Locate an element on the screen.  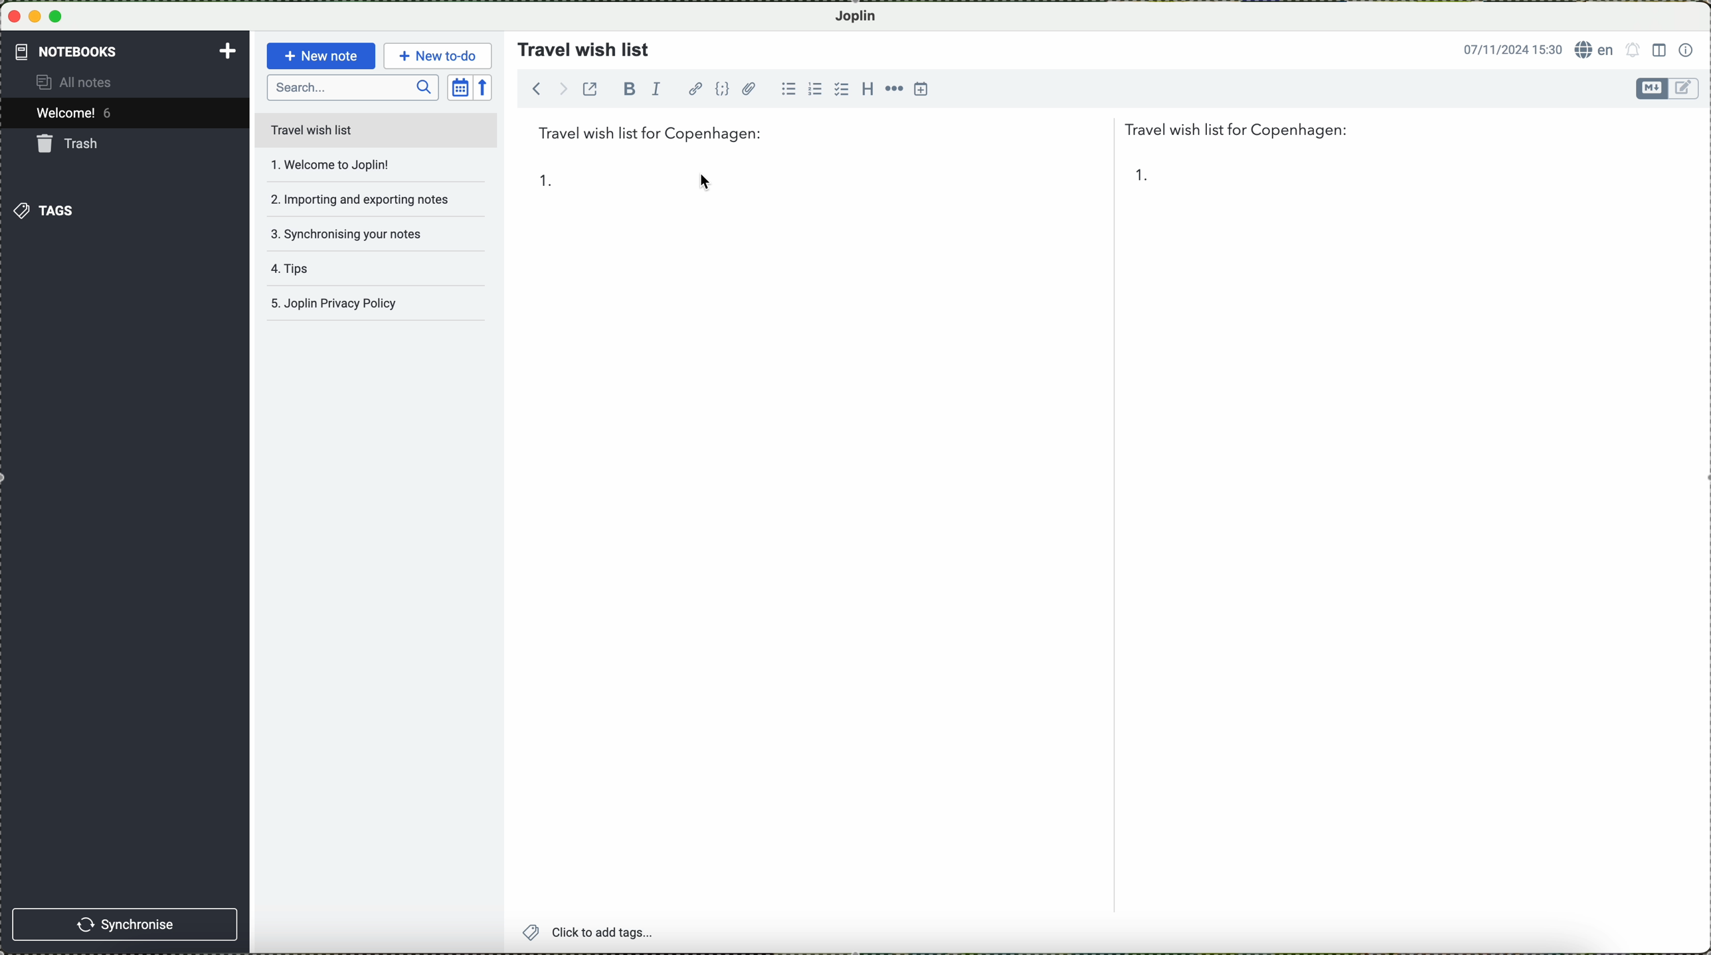
welcome 5 is located at coordinates (78, 115).